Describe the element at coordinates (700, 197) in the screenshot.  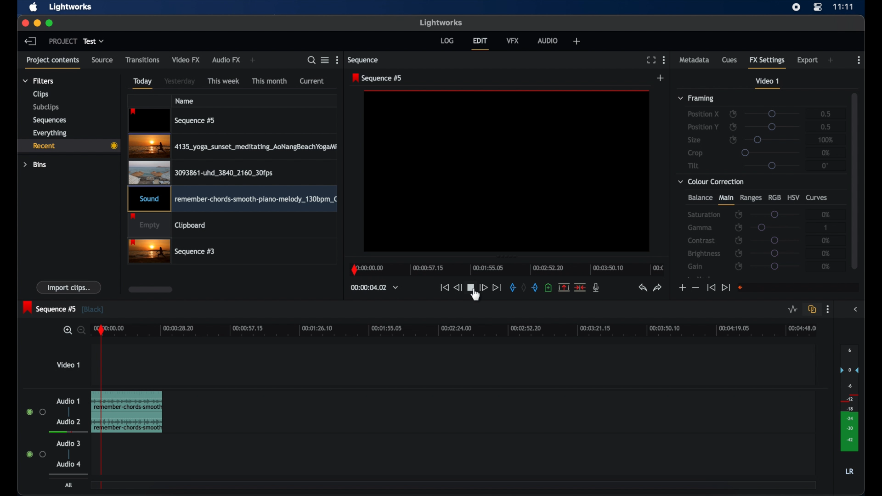
I see `balance` at that location.